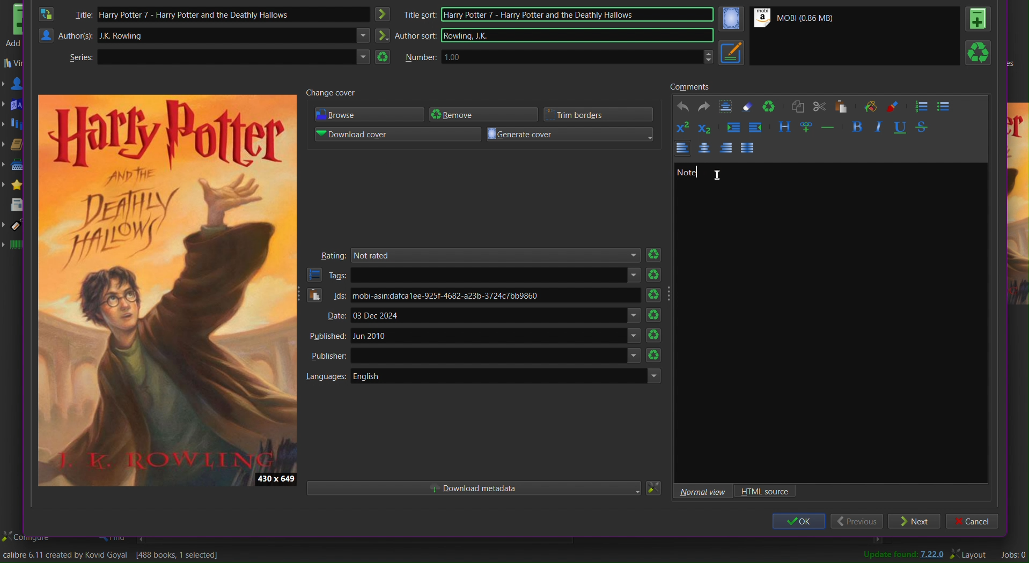  Describe the element at coordinates (755, 128) in the screenshot. I see `Decrease indent` at that location.